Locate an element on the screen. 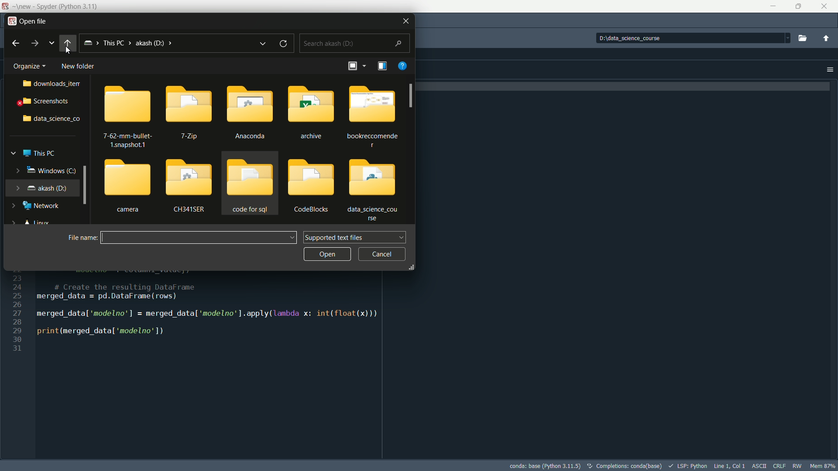 This screenshot has height=471, width=838. code for sql is located at coordinates (250, 186).